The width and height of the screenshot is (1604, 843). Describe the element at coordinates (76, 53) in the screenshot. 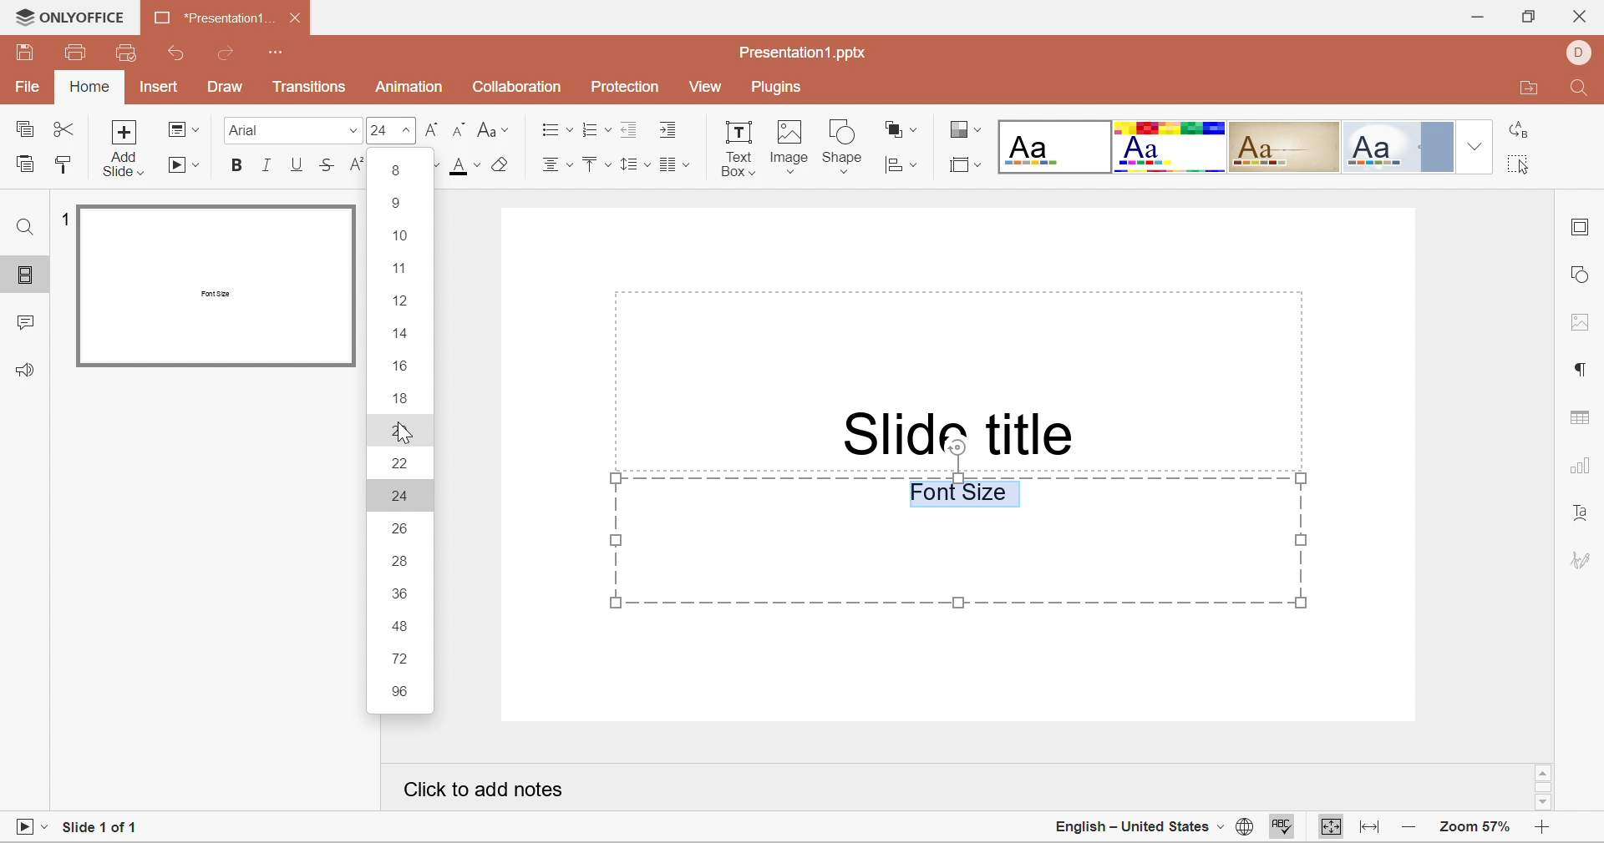

I see `Print` at that location.